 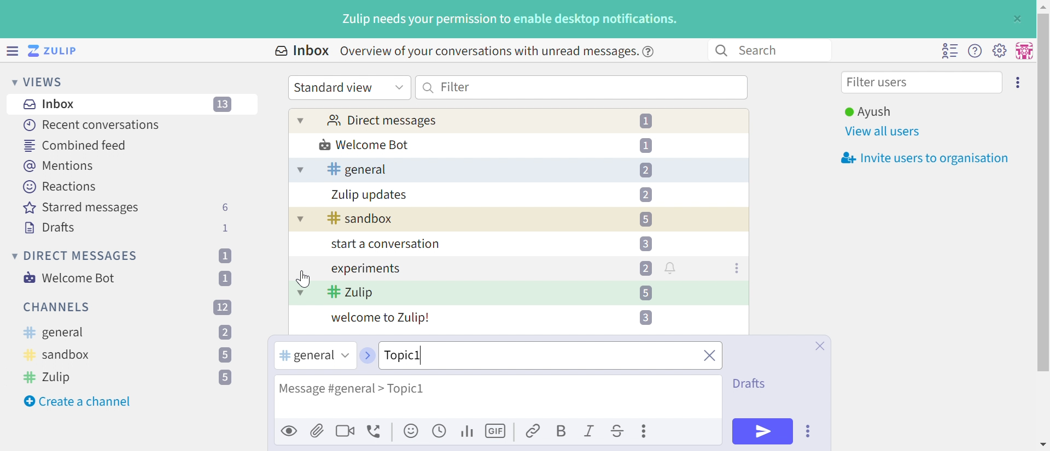 I want to click on Help Center, so click(x=651, y=51).